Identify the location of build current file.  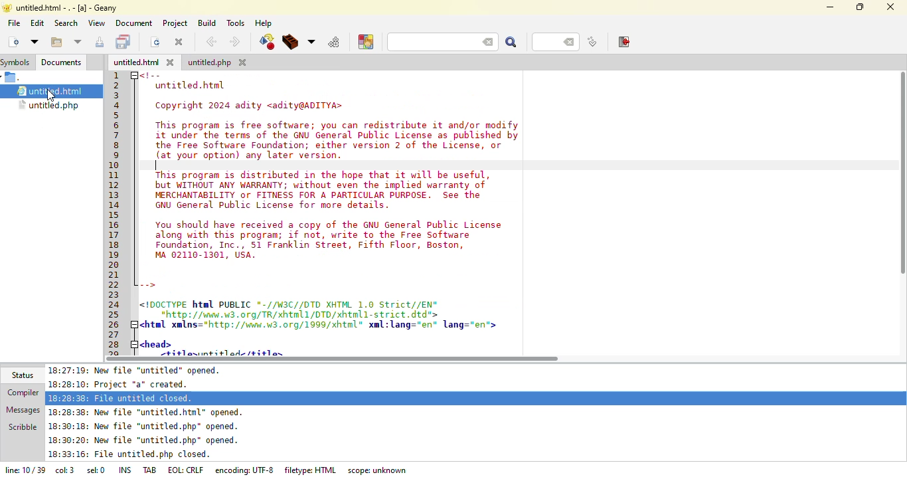
(292, 43).